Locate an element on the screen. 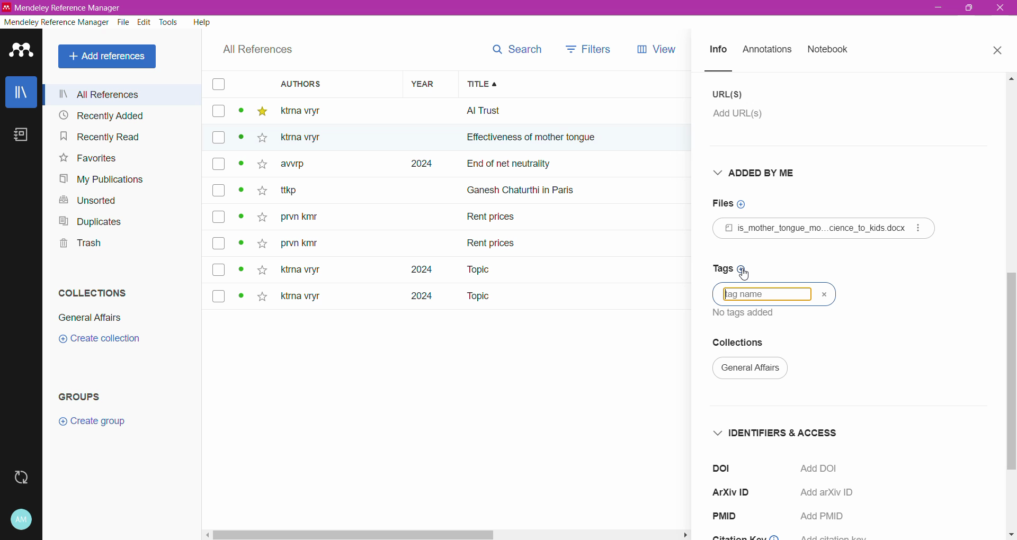 This screenshot has height=540, width=1017. PMID is located at coordinates (728, 517).